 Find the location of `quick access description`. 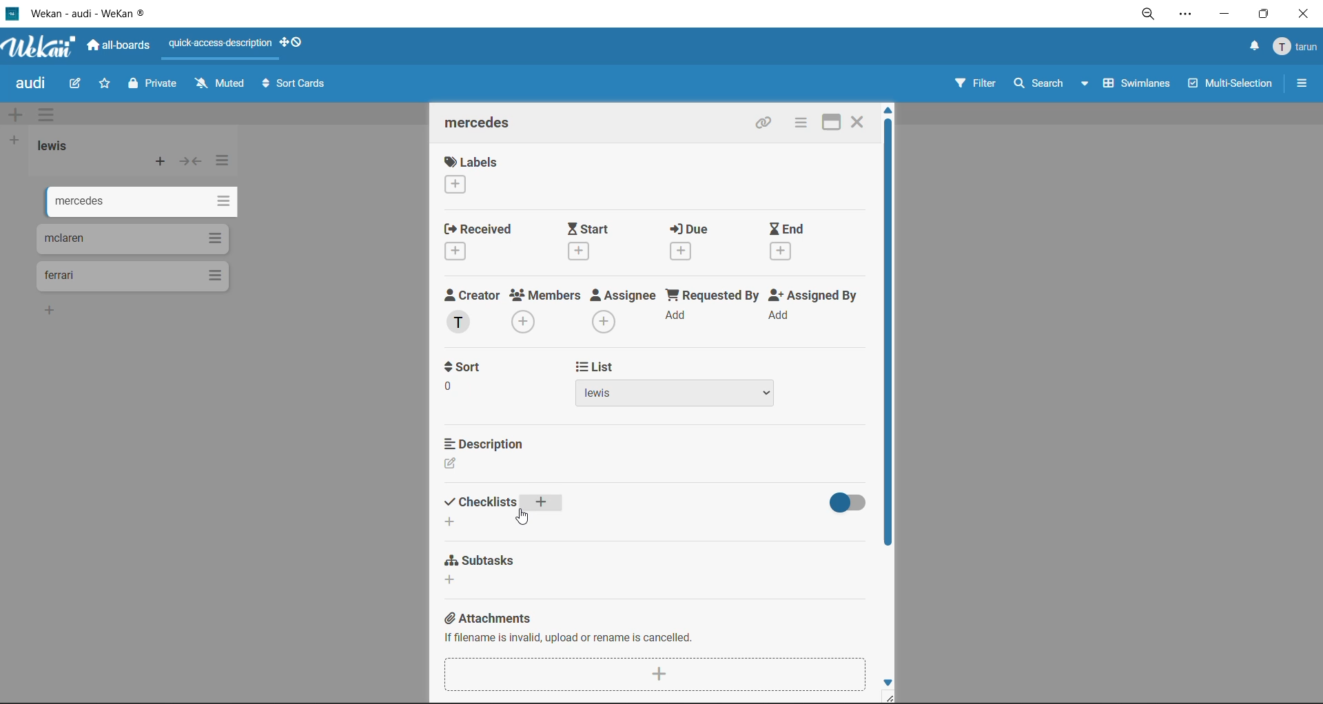

quick access description is located at coordinates (223, 44).